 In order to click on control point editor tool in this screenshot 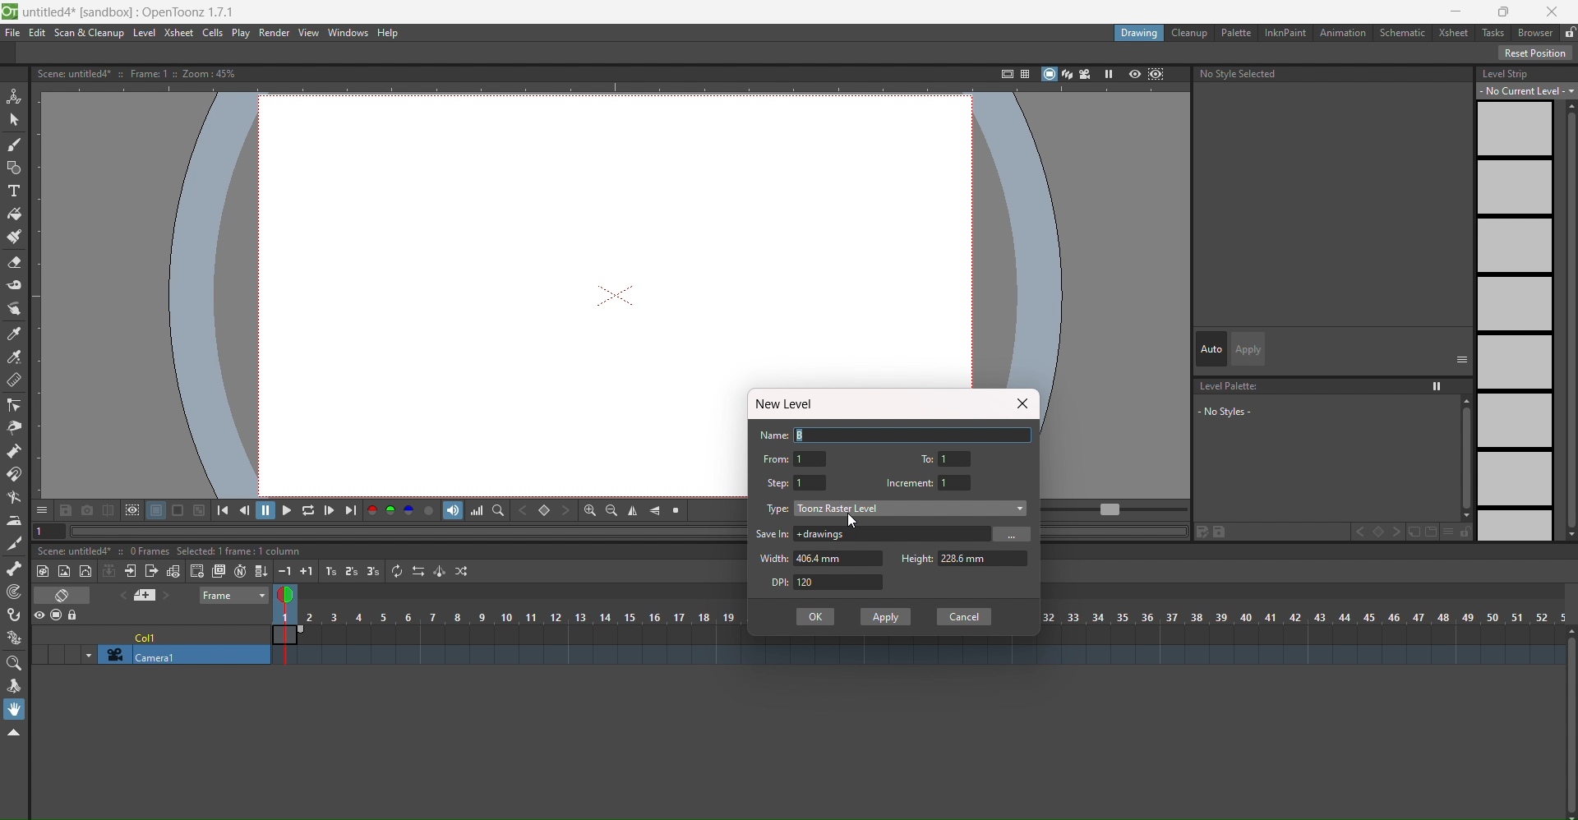, I will do `click(13, 405)`.